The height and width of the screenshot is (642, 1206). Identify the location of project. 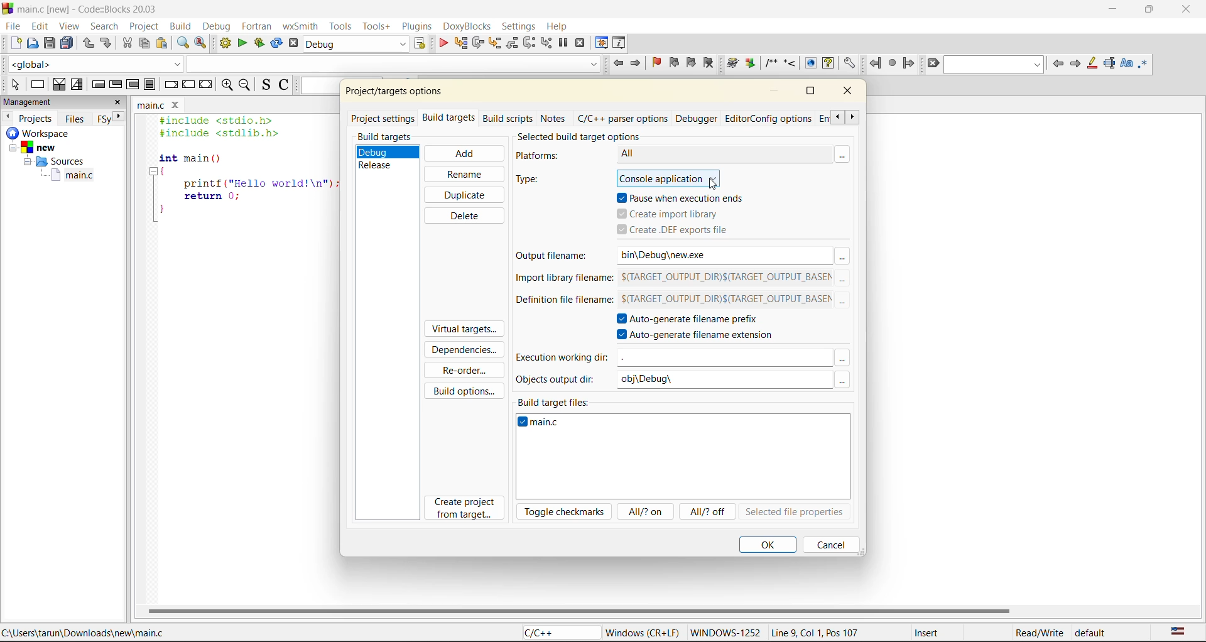
(145, 24).